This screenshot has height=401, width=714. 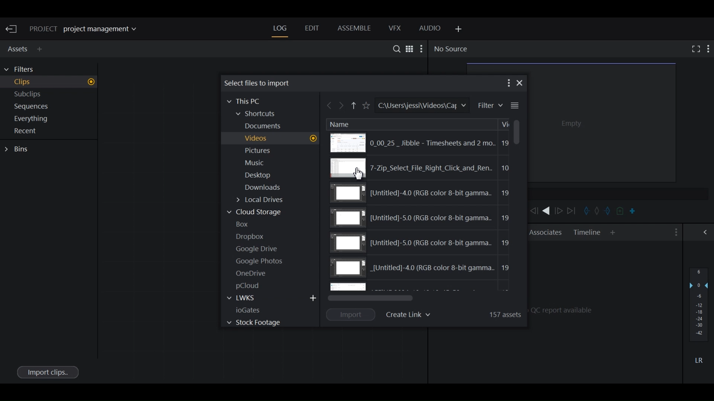 I want to click on Google Drives, so click(x=258, y=249).